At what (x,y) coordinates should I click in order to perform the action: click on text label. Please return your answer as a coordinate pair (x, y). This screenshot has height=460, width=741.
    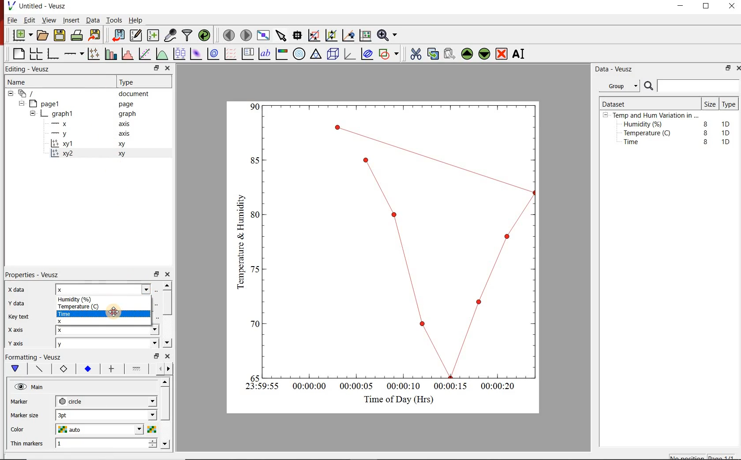
    Looking at the image, I should click on (266, 53).